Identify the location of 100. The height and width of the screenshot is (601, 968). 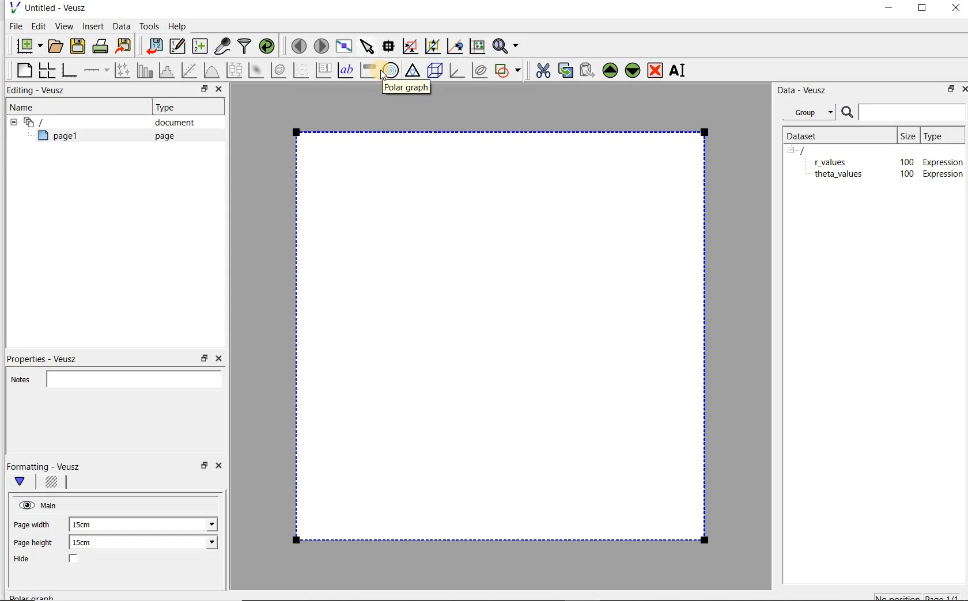
(906, 174).